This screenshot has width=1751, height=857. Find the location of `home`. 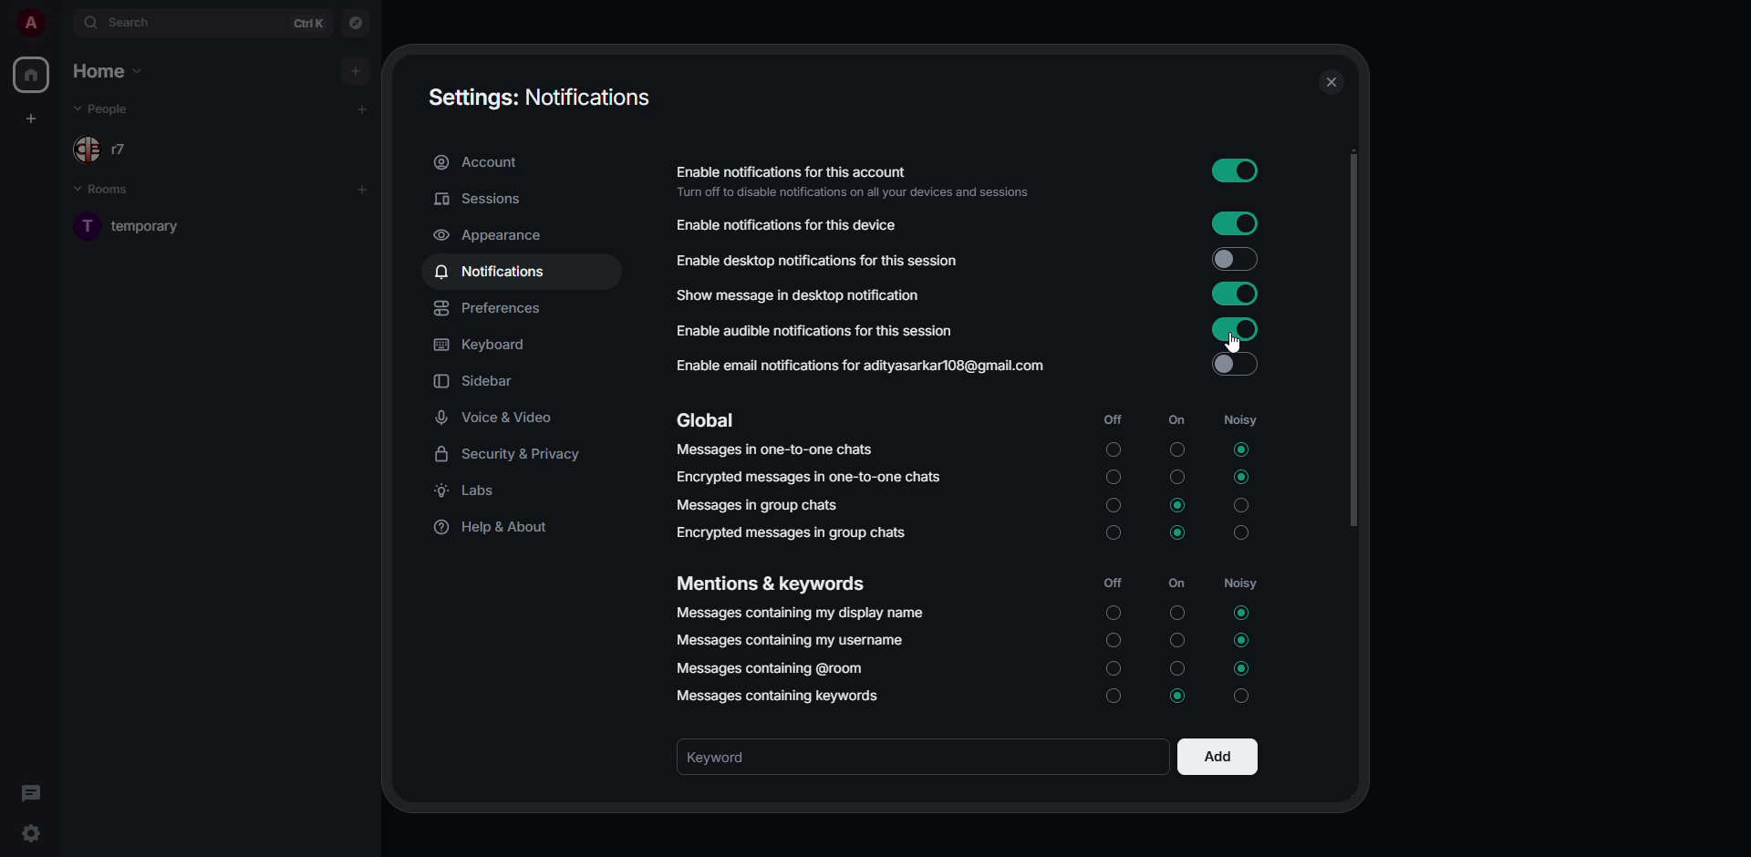

home is located at coordinates (33, 75).